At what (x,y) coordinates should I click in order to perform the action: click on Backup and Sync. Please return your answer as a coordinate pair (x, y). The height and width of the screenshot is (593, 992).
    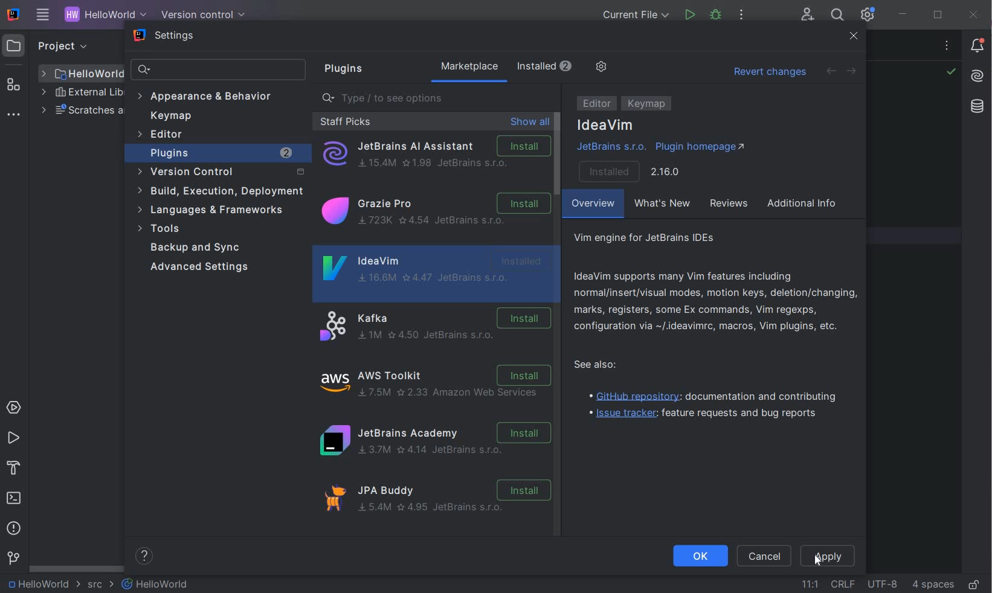
    Looking at the image, I should click on (199, 248).